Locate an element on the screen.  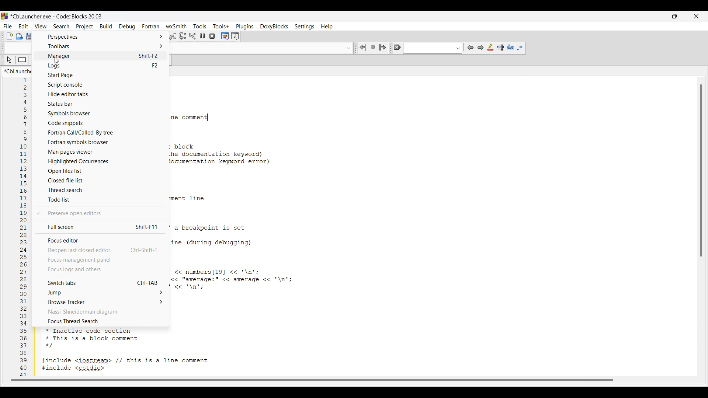
Project menu is located at coordinates (85, 27).